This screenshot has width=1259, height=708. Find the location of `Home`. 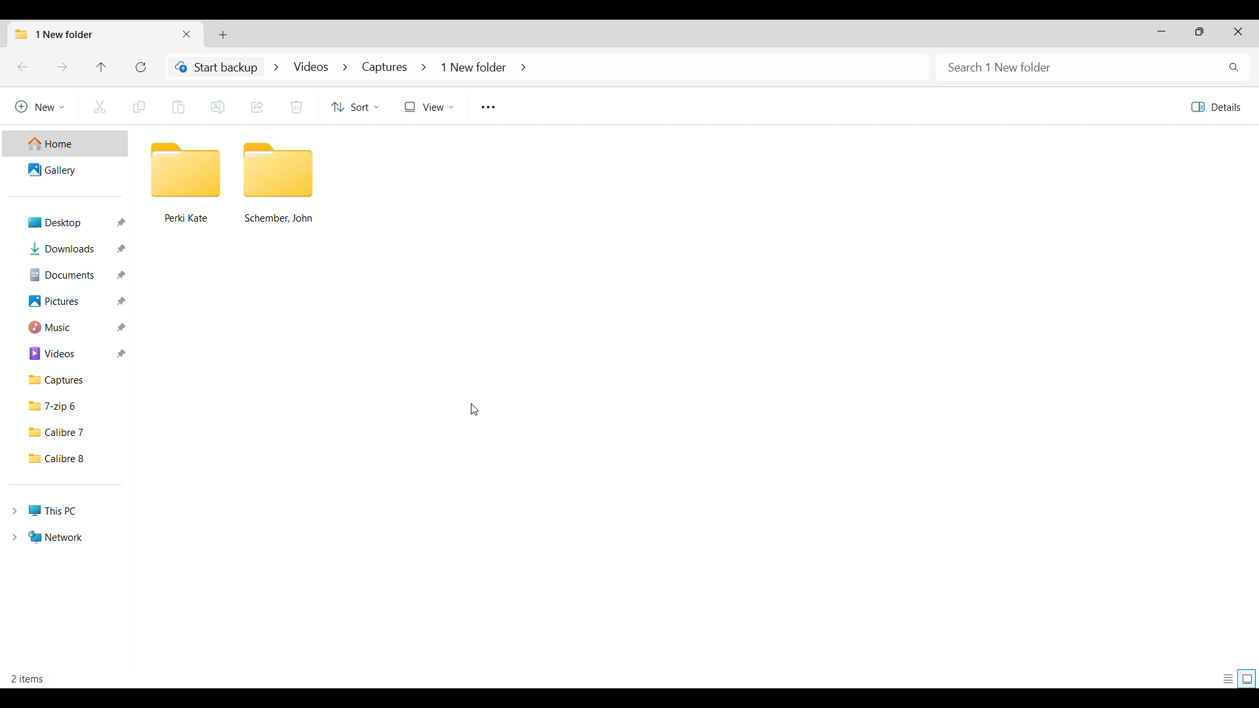

Home is located at coordinates (64, 144).